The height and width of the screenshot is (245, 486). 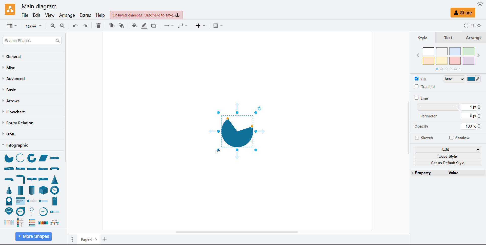 What do you see at coordinates (32, 201) in the screenshot?
I see `roadmap vertical` at bounding box center [32, 201].